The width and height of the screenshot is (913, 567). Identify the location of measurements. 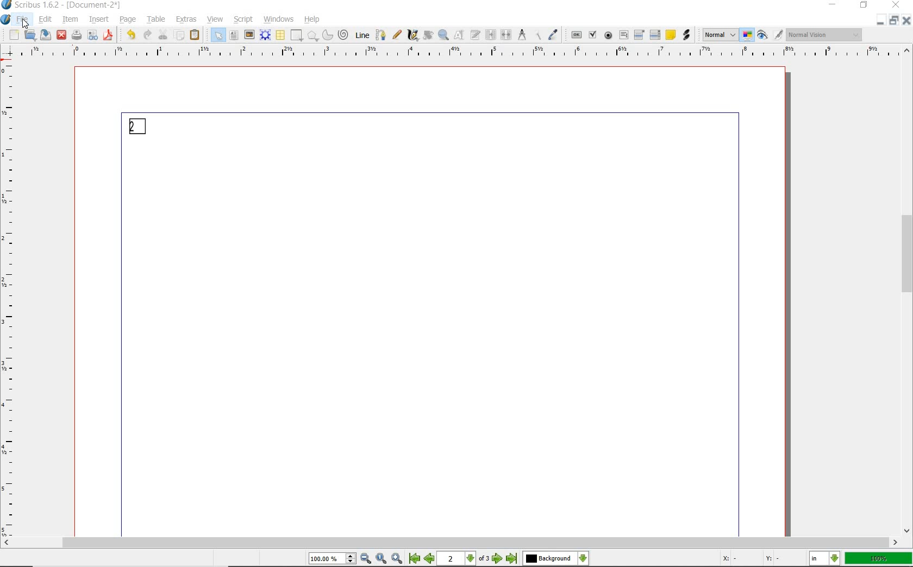
(523, 36).